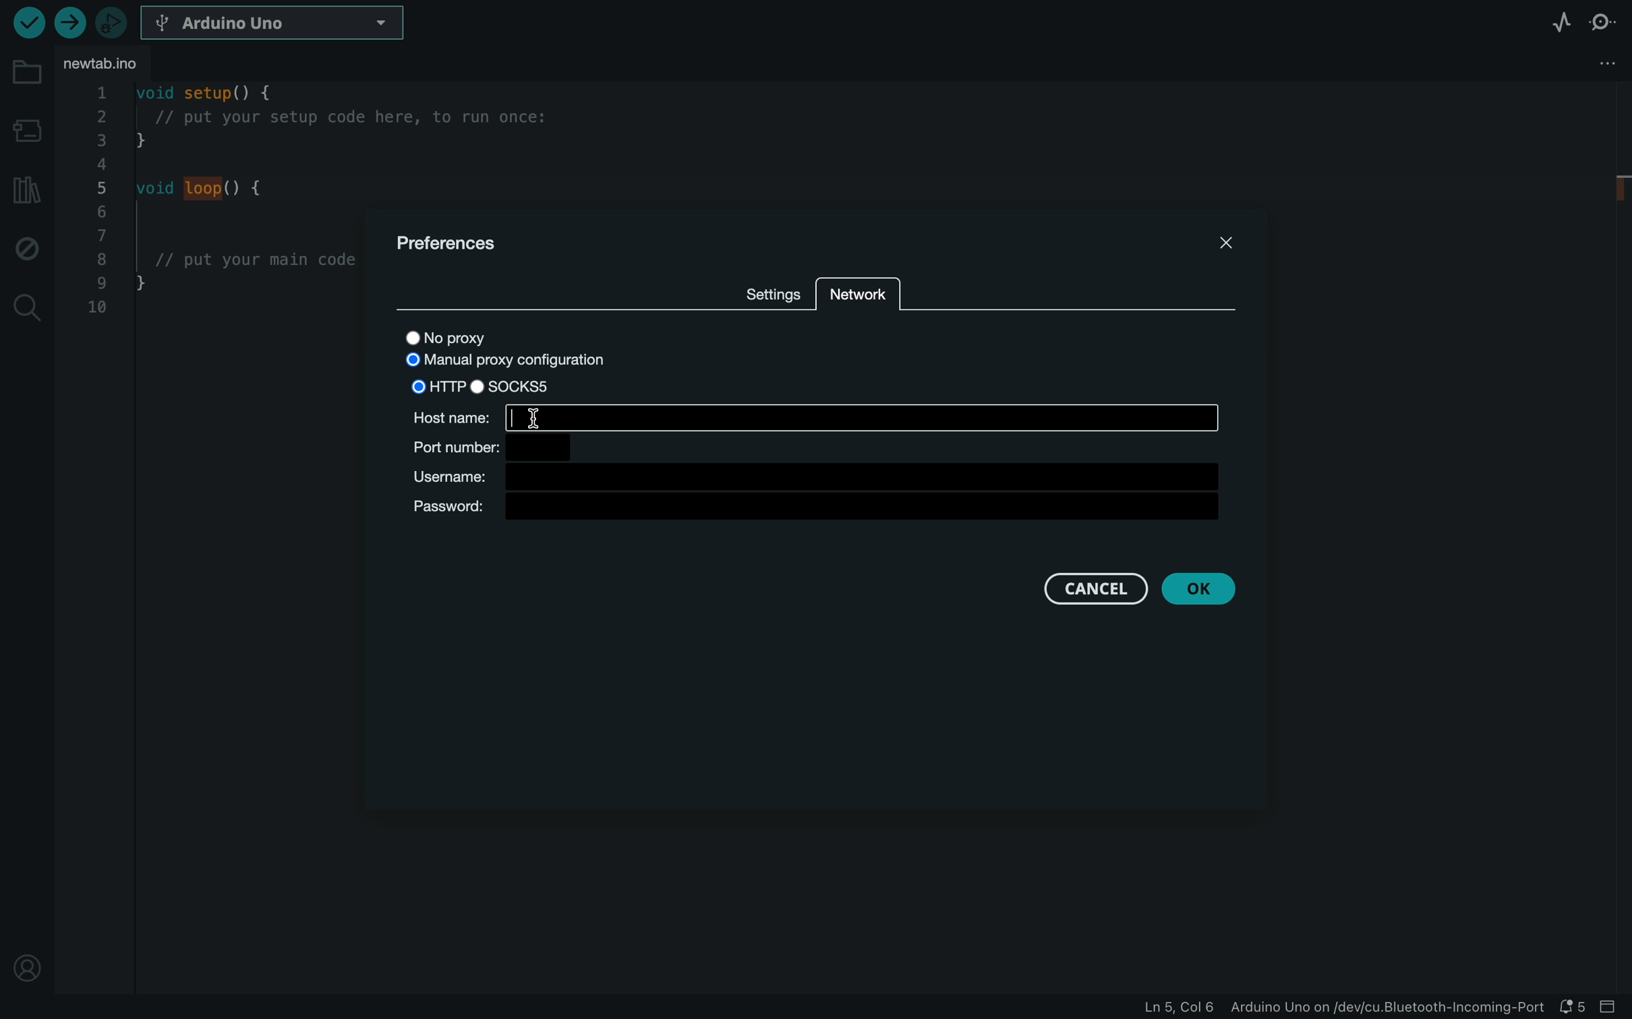 The height and width of the screenshot is (1019, 1632). Describe the element at coordinates (115, 65) in the screenshot. I see `file tab` at that location.